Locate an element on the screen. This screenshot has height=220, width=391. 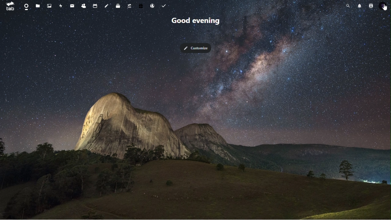
cursor is located at coordinates (385, 7).